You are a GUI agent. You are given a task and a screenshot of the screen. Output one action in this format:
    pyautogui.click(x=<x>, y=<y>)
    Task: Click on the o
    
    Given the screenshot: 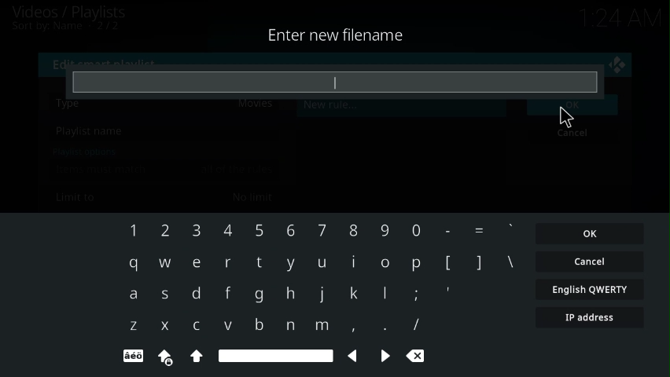 What is the action you would take?
    pyautogui.click(x=386, y=263)
    